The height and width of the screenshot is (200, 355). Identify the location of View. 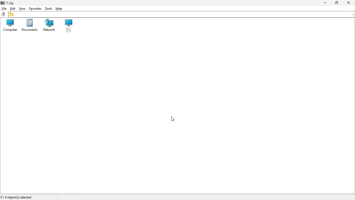
(22, 8).